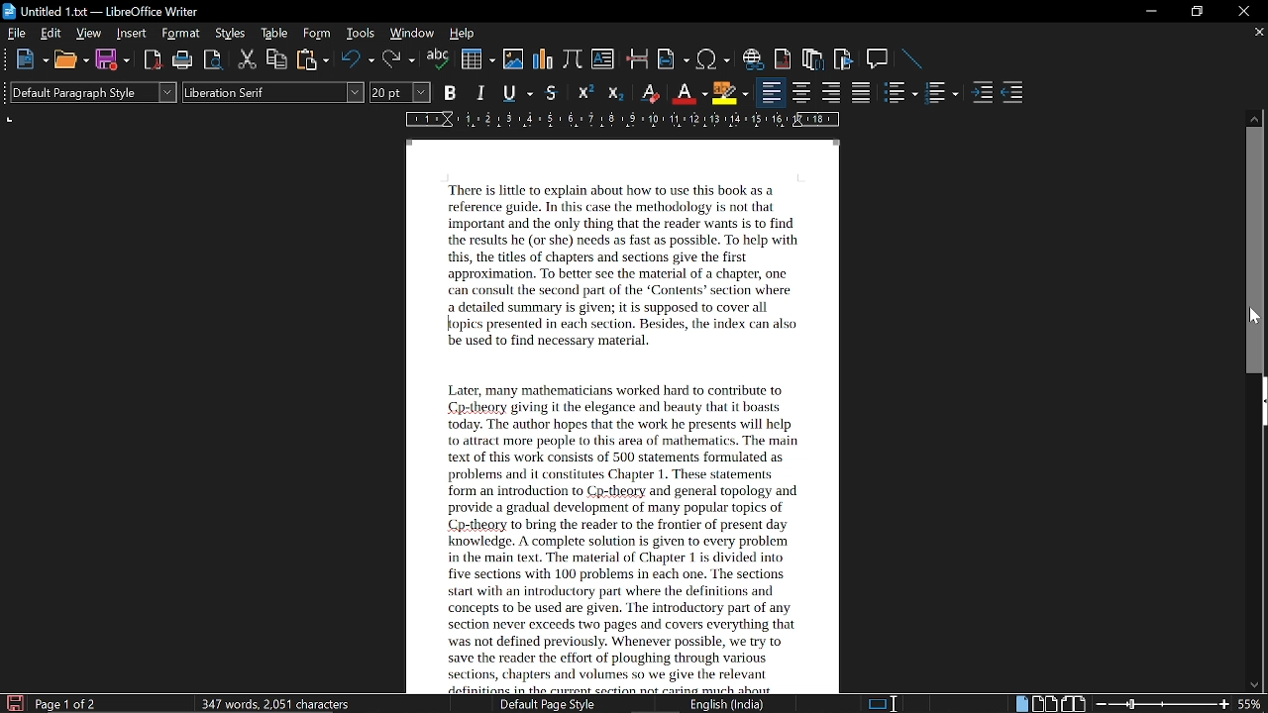  I want to click on help, so click(462, 34).